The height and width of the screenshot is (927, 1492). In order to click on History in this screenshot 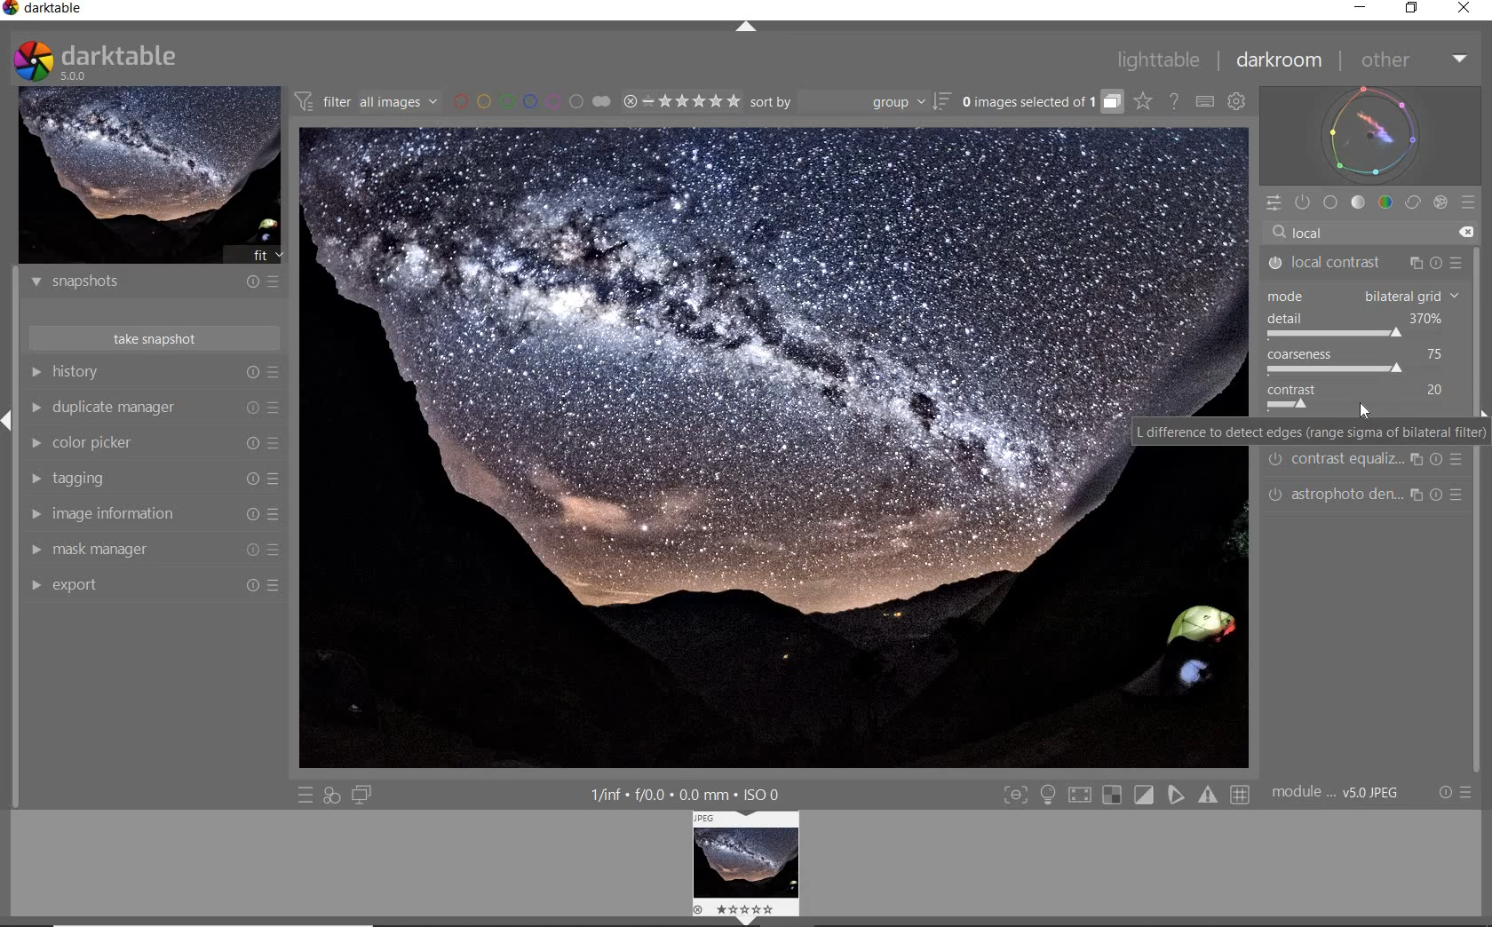, I will do `click(91, 373)`.